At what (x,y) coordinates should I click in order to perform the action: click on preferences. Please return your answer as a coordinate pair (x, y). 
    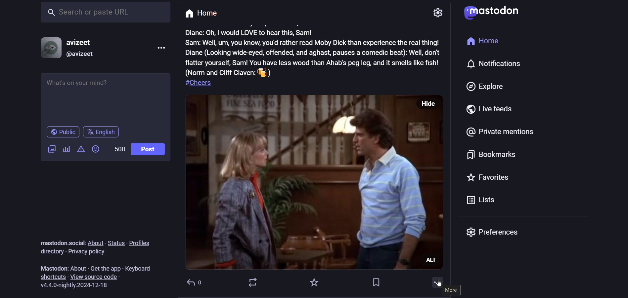
    Looking at the image, I should click on (499, 233).